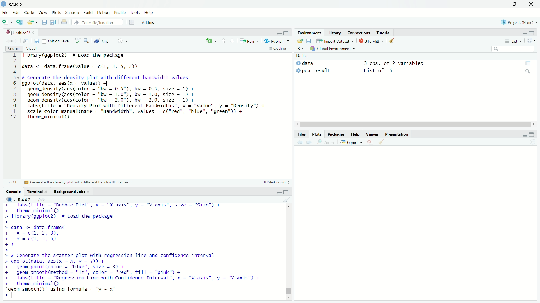  I want to click on Knit on Save, so click(57, 41).